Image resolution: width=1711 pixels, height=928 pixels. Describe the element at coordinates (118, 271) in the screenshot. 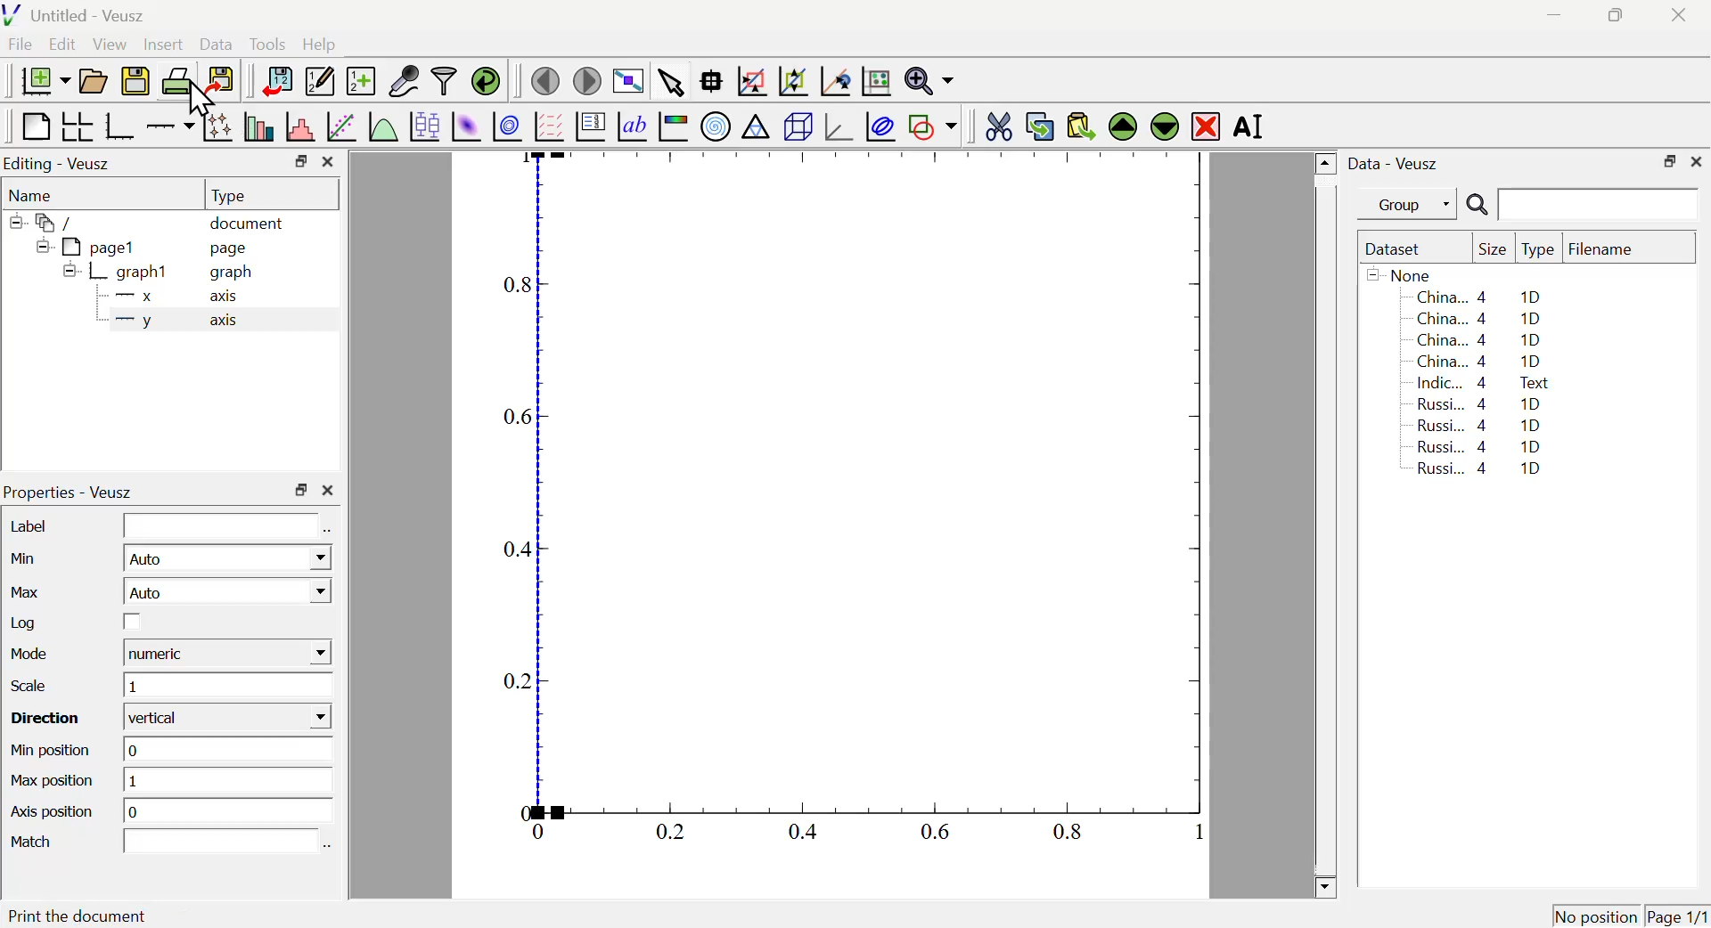

I see `graph1` at that location.